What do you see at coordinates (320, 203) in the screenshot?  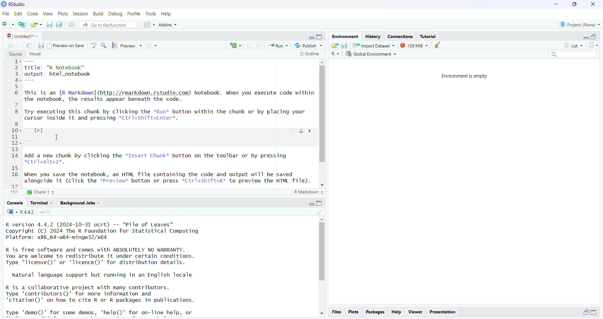 I see `collapse` at bounding box center [320, 203].